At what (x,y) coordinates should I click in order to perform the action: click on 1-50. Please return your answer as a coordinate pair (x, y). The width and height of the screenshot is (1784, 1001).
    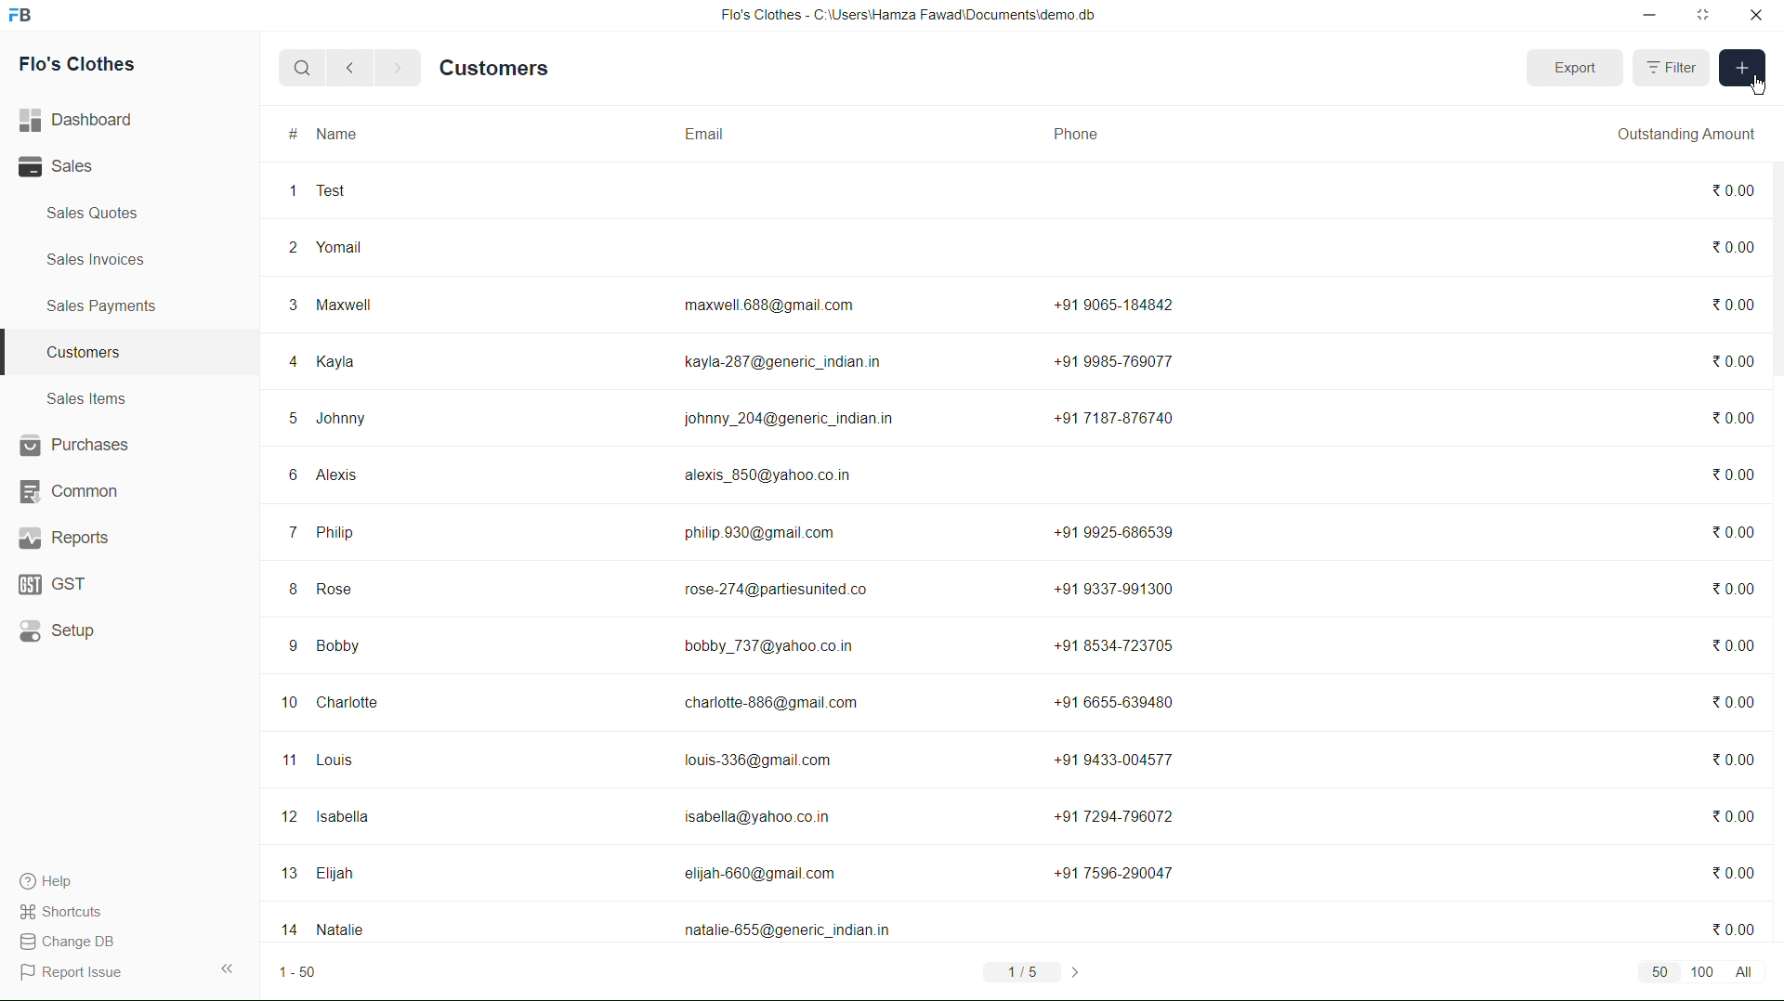
    Looking at the image, I should click on (303, 974).